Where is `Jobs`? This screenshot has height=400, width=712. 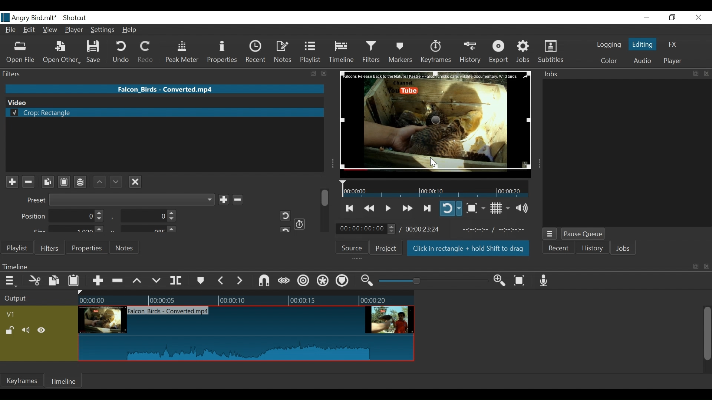 Jobs is located at coordinates (553, 74).